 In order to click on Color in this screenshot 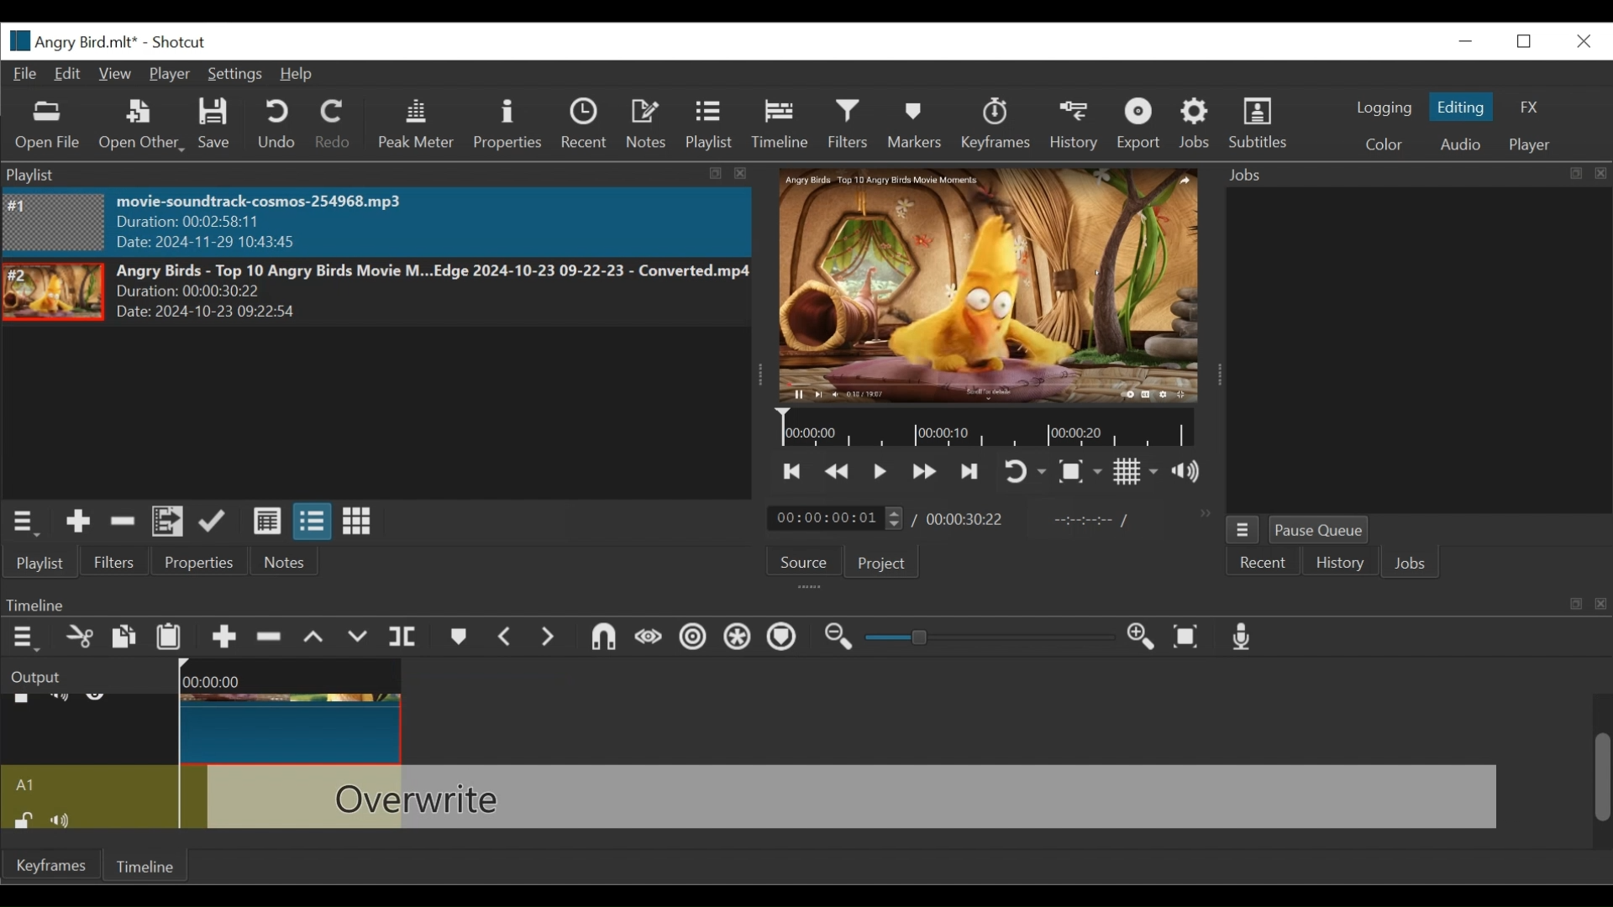, I will do `click(1384, 145)`.